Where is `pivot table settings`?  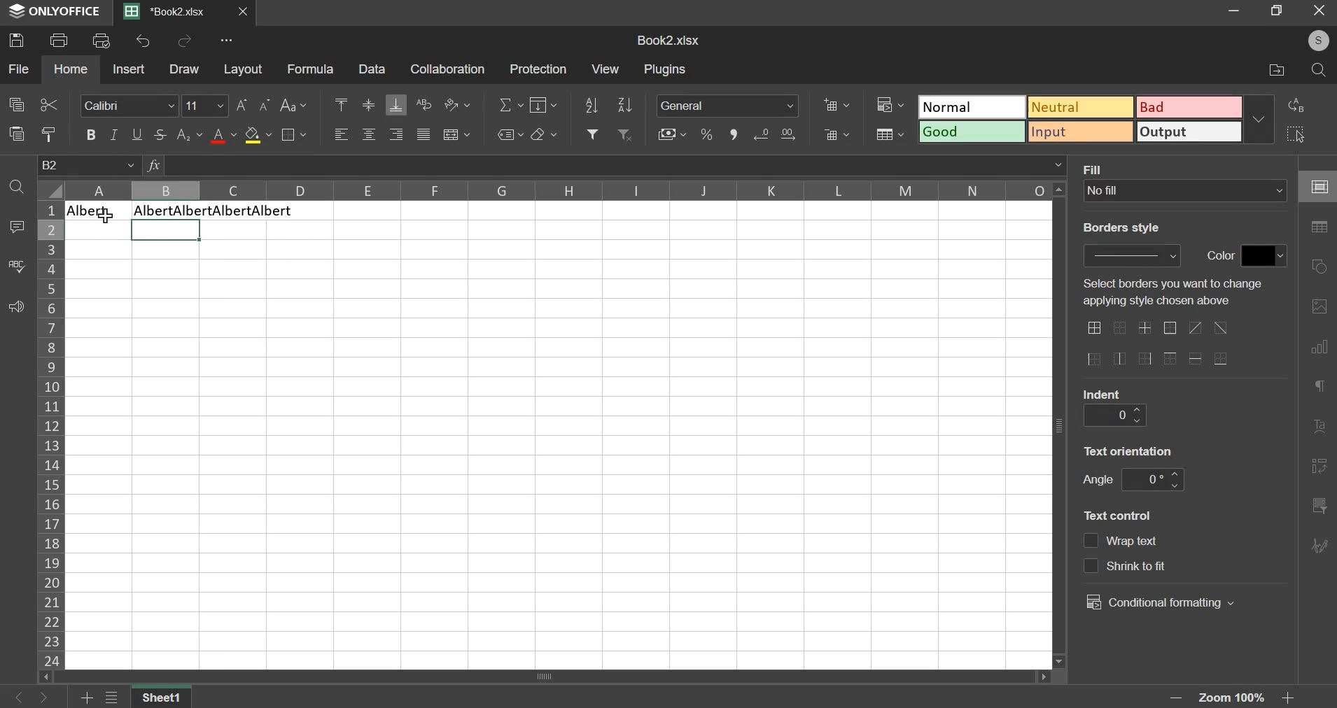 pivot table settings is located at coordinates (1319, 467).